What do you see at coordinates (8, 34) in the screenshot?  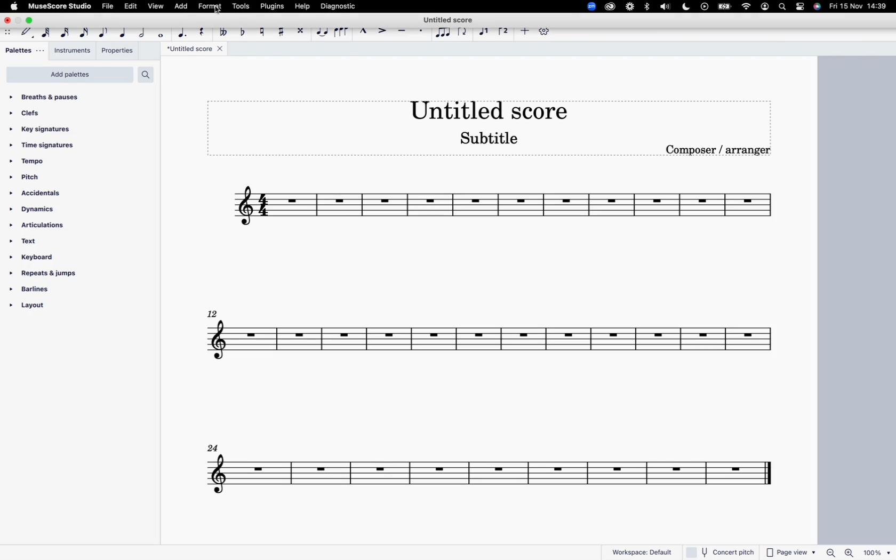 I see `move` at bounding box center [8, 34].